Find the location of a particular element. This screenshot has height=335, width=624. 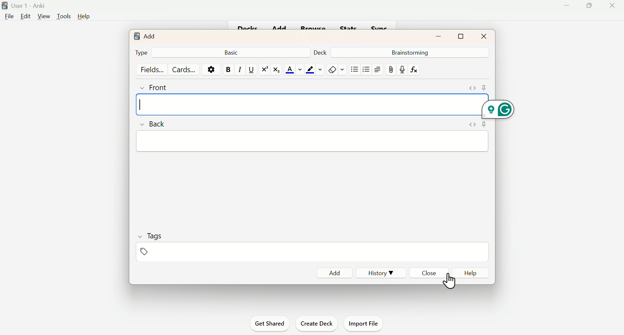

Pins is located at coordinates (478, 88).